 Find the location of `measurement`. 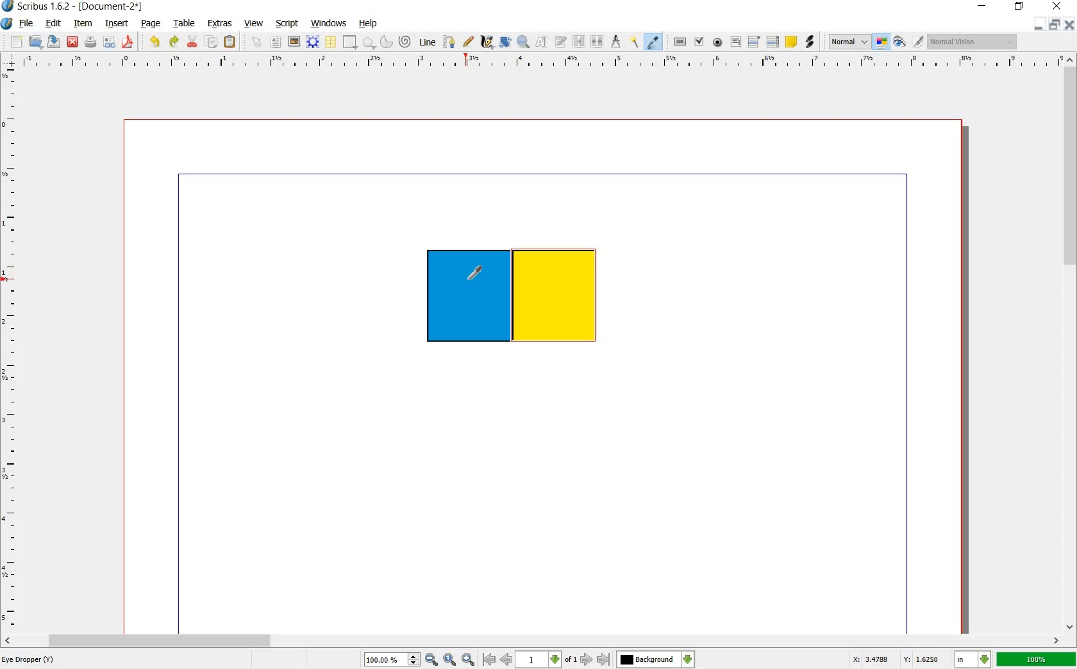

measurement is located at coordinates (617, 42).